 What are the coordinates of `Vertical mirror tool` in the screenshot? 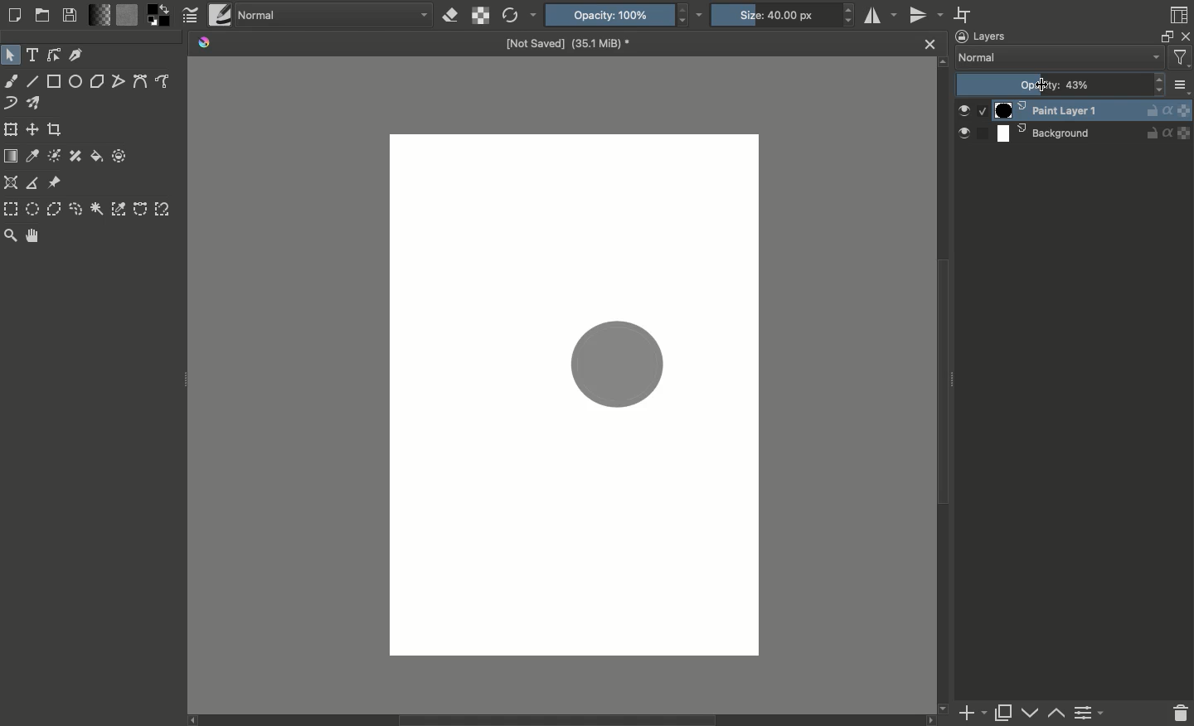 It's located at (927, 16).